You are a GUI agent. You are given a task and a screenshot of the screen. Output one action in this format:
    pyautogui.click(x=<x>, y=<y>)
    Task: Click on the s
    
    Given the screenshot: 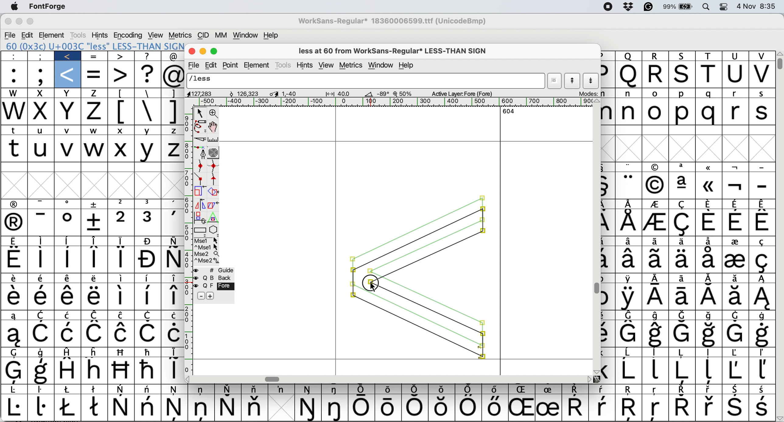 What is the action you would take?
    pyautogui.click(x=683, y=75)
    